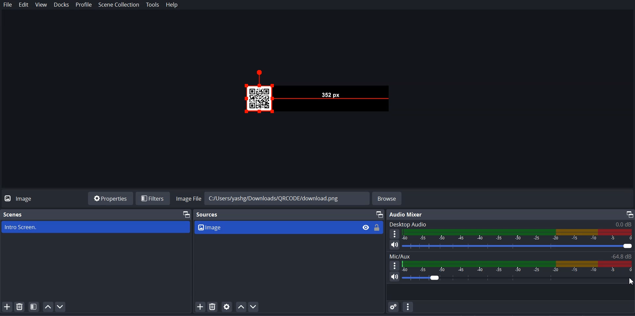 The image size is (635, 316). Describe the element at coordinates (200, 307) in the screenshot. I see `Add Source` at that location.